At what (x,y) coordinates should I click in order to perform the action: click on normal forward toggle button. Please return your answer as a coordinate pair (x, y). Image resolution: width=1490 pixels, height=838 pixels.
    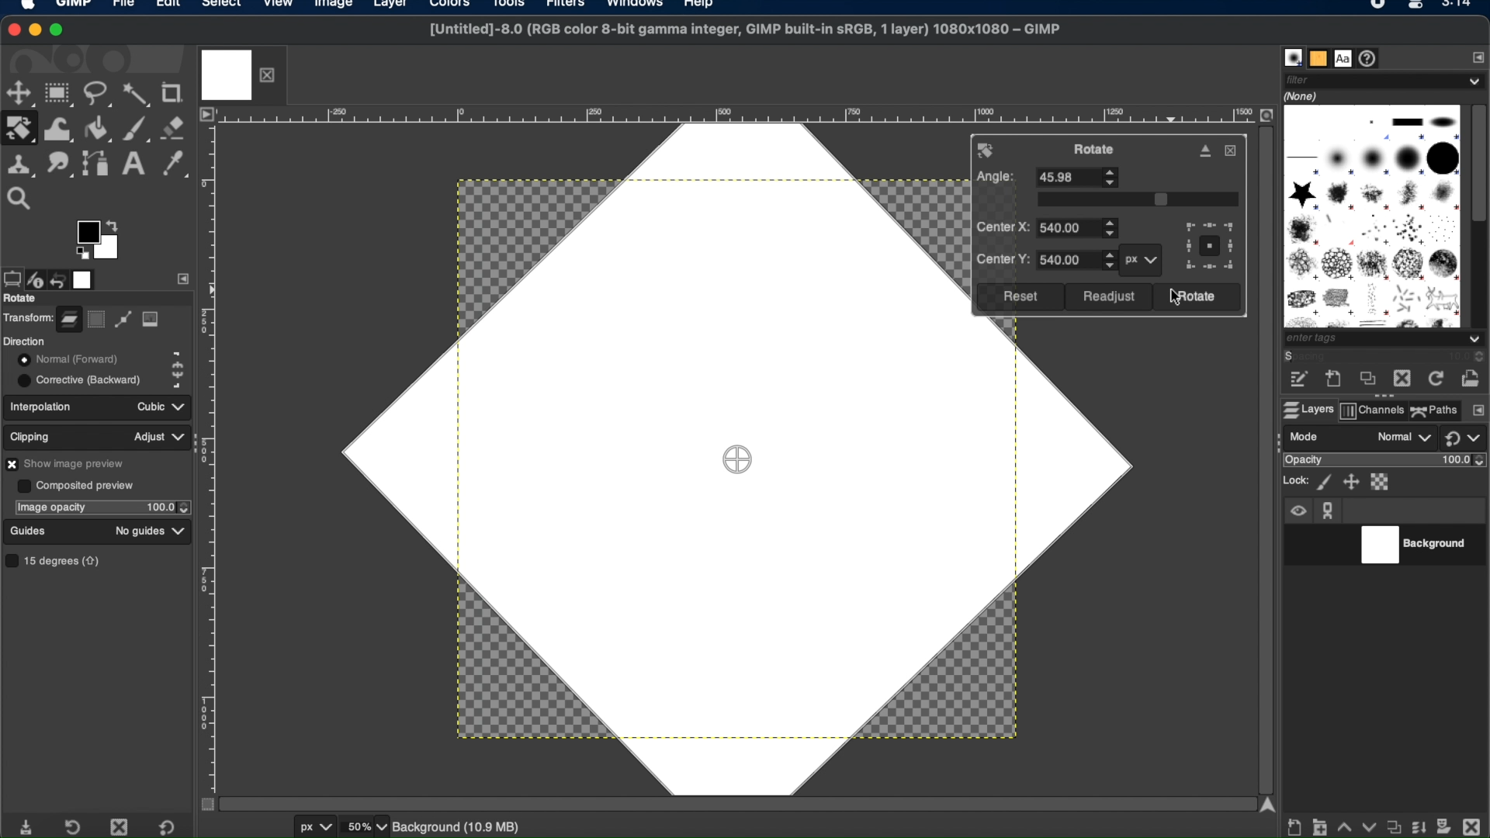
    Looking at the image, I should click on (66, 359).